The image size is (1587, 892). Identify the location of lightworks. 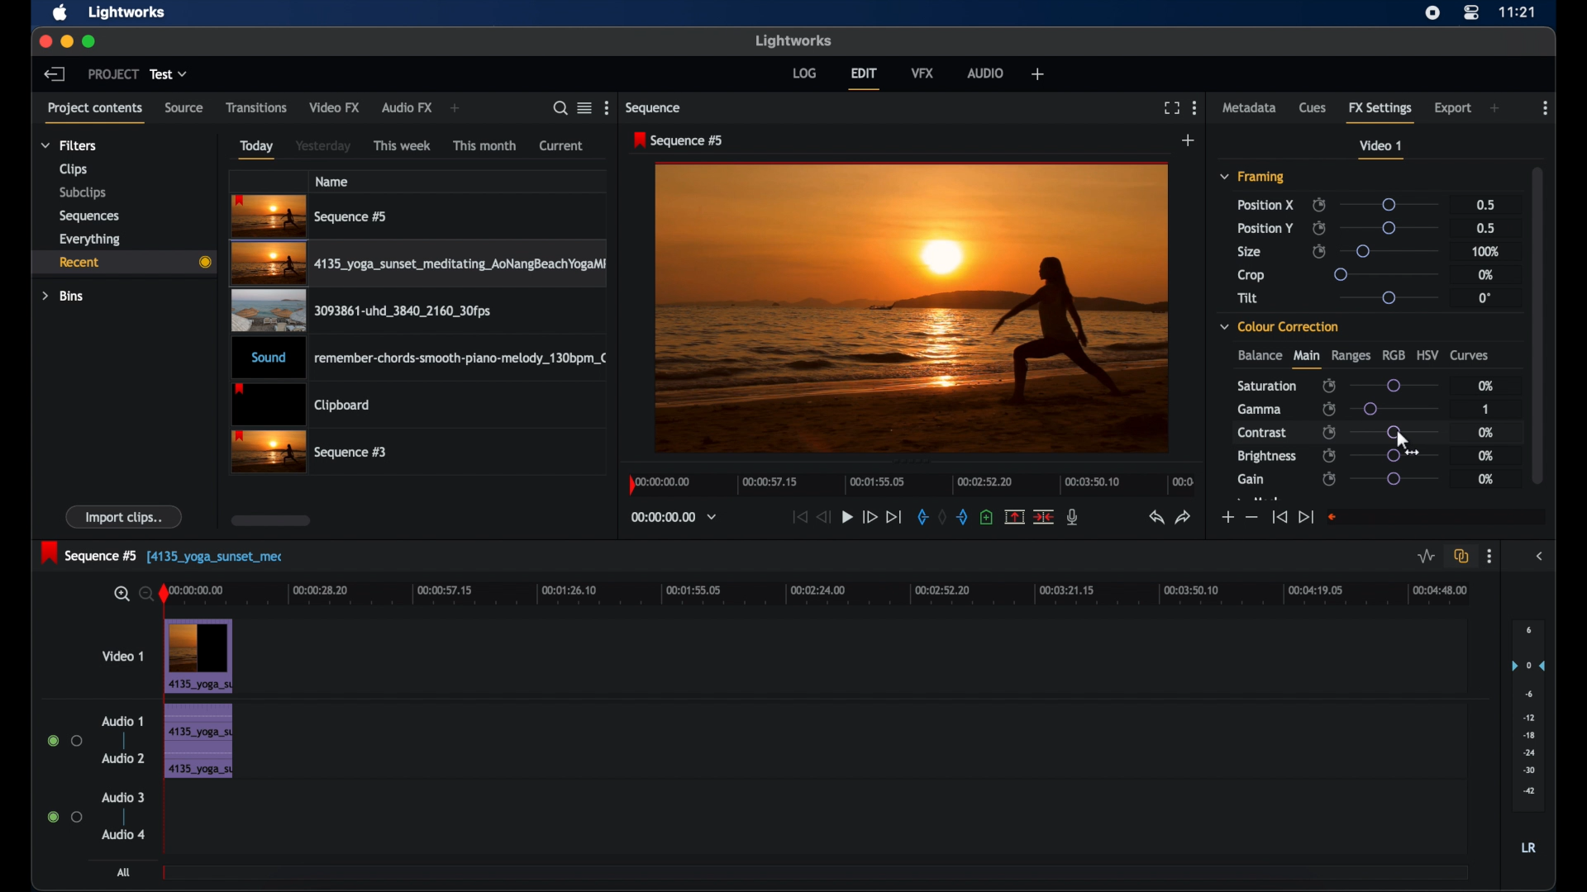
(127, 12).